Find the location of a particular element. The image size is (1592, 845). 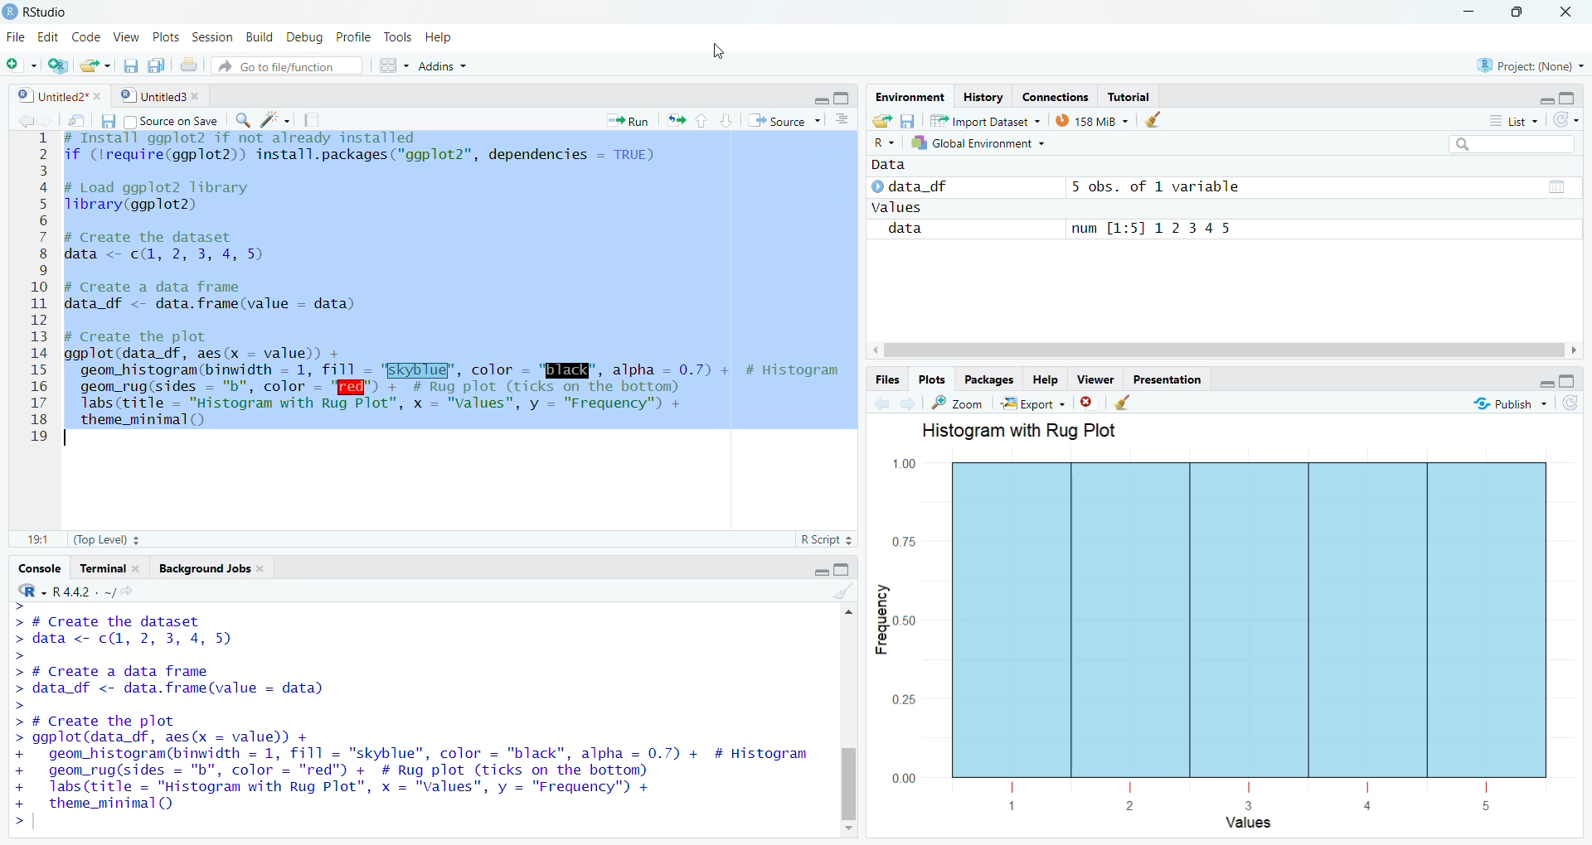

Scroll bar is located at coordinates (853, 719).